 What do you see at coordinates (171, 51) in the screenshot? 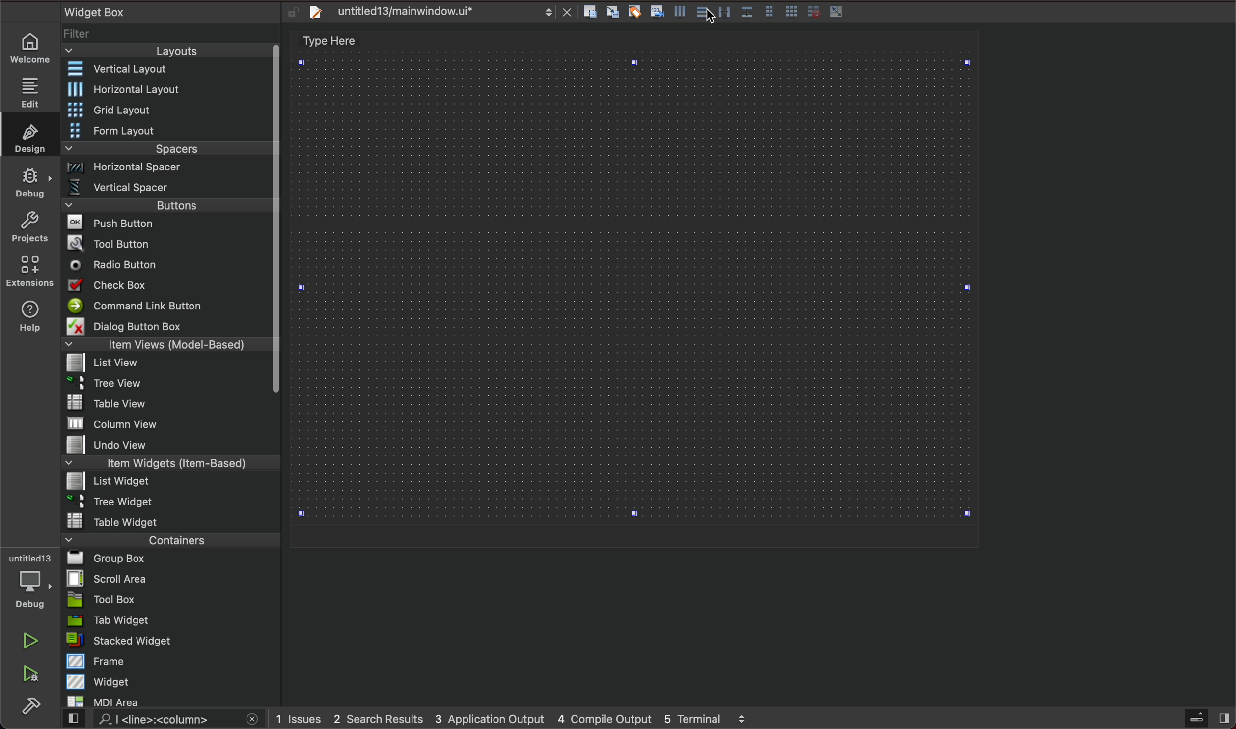
I see `layouts` at bounding box center [171, 51].